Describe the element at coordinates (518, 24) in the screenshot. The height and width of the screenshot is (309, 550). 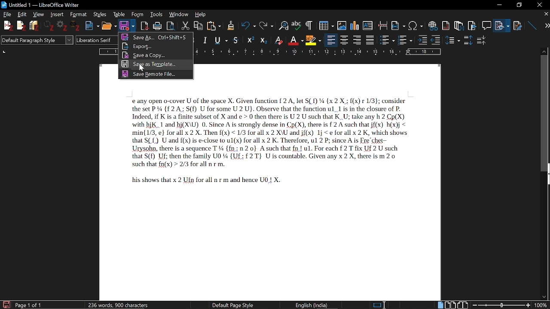
I see `Insert cross reference` at that location.